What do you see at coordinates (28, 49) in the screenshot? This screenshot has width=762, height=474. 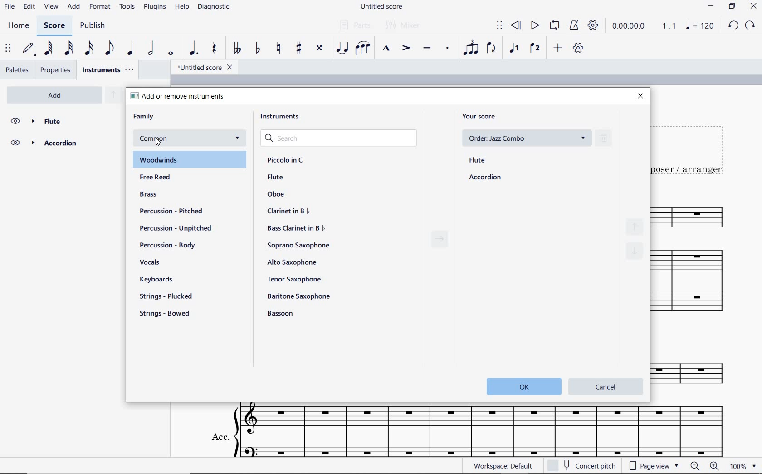 I see `default (step time)` at bounding box center [28, 49].